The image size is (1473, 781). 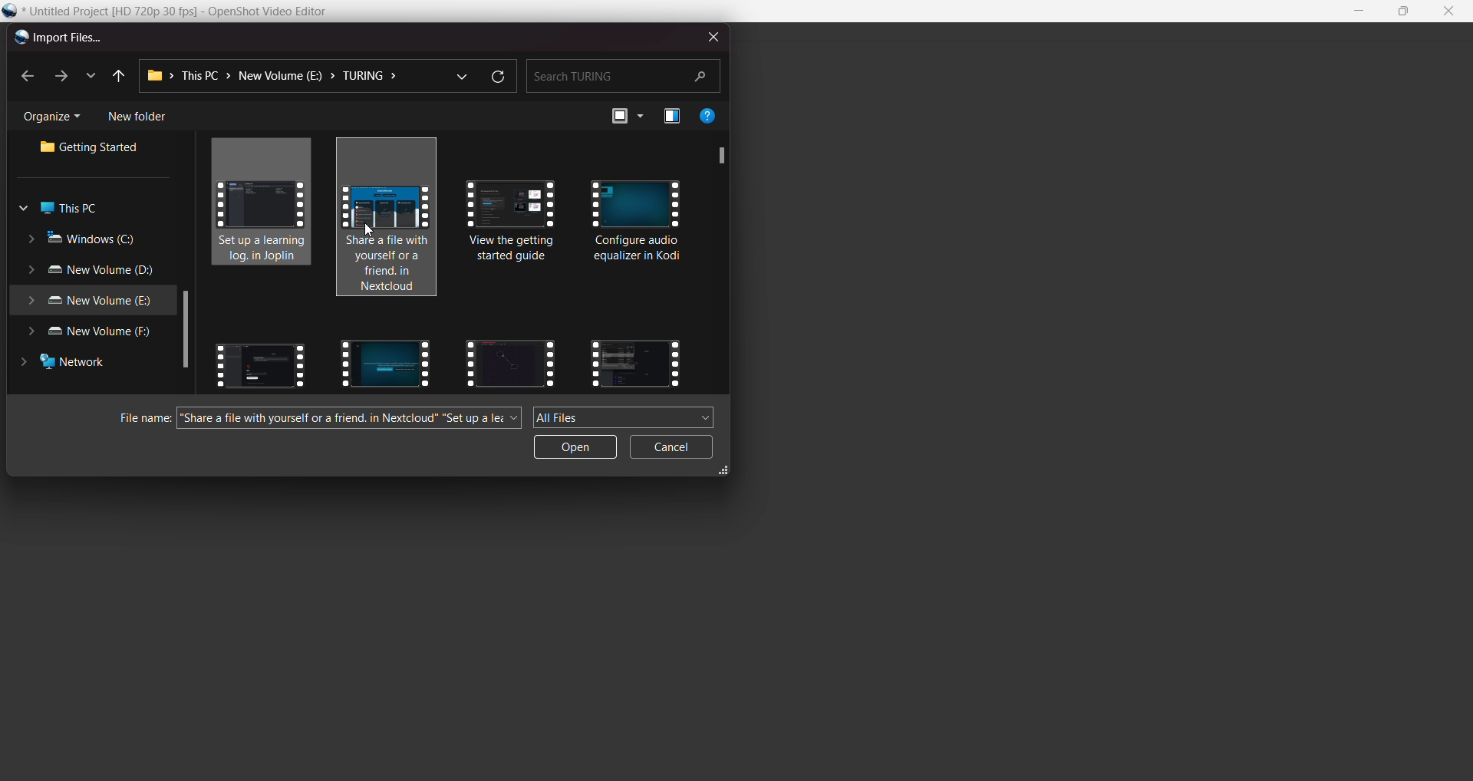 What do you see at coordinates (64, 209) in the screenshot?
I see `this pc` at bounding box center [64, 209].